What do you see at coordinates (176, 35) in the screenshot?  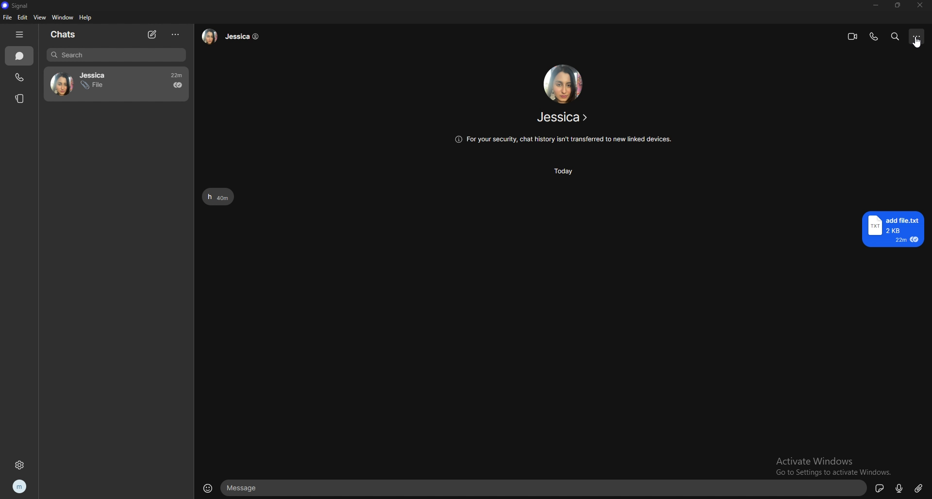 I see `options` at bounding box center [176, 35].